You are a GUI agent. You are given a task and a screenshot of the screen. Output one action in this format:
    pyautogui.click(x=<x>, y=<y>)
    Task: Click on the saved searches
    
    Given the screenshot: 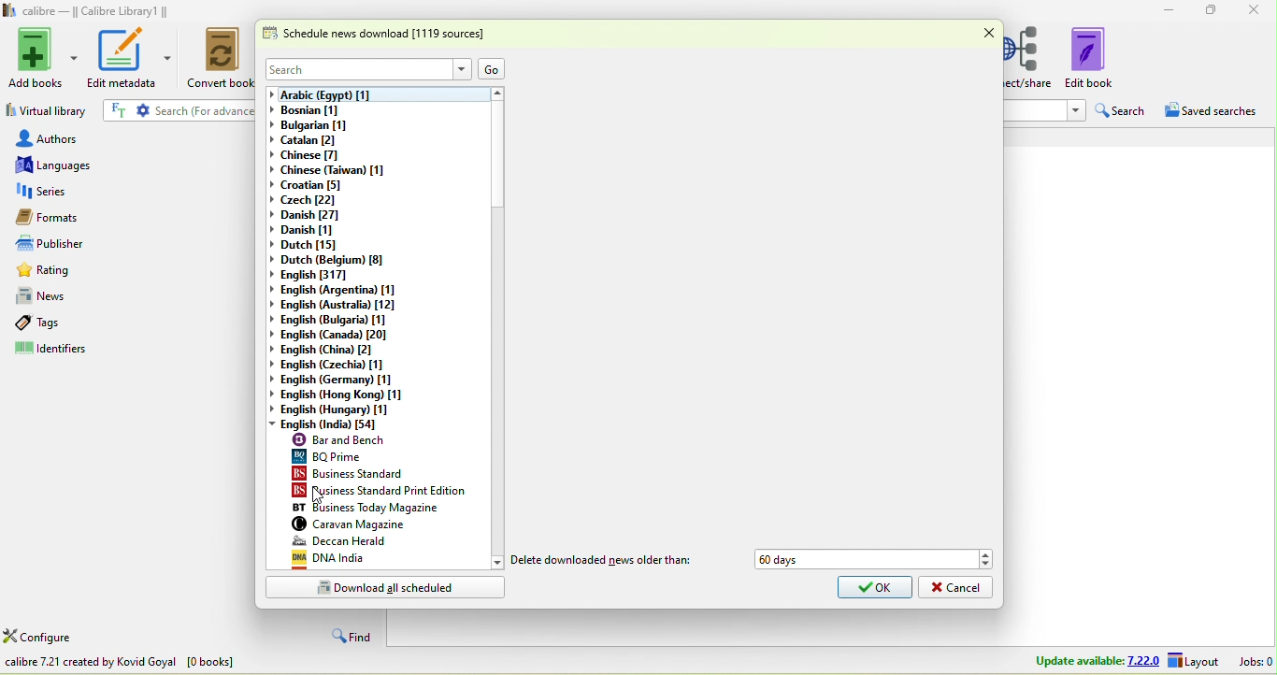 What is the action you would take?
    pyautogui.click(x=1212, y=110)
    